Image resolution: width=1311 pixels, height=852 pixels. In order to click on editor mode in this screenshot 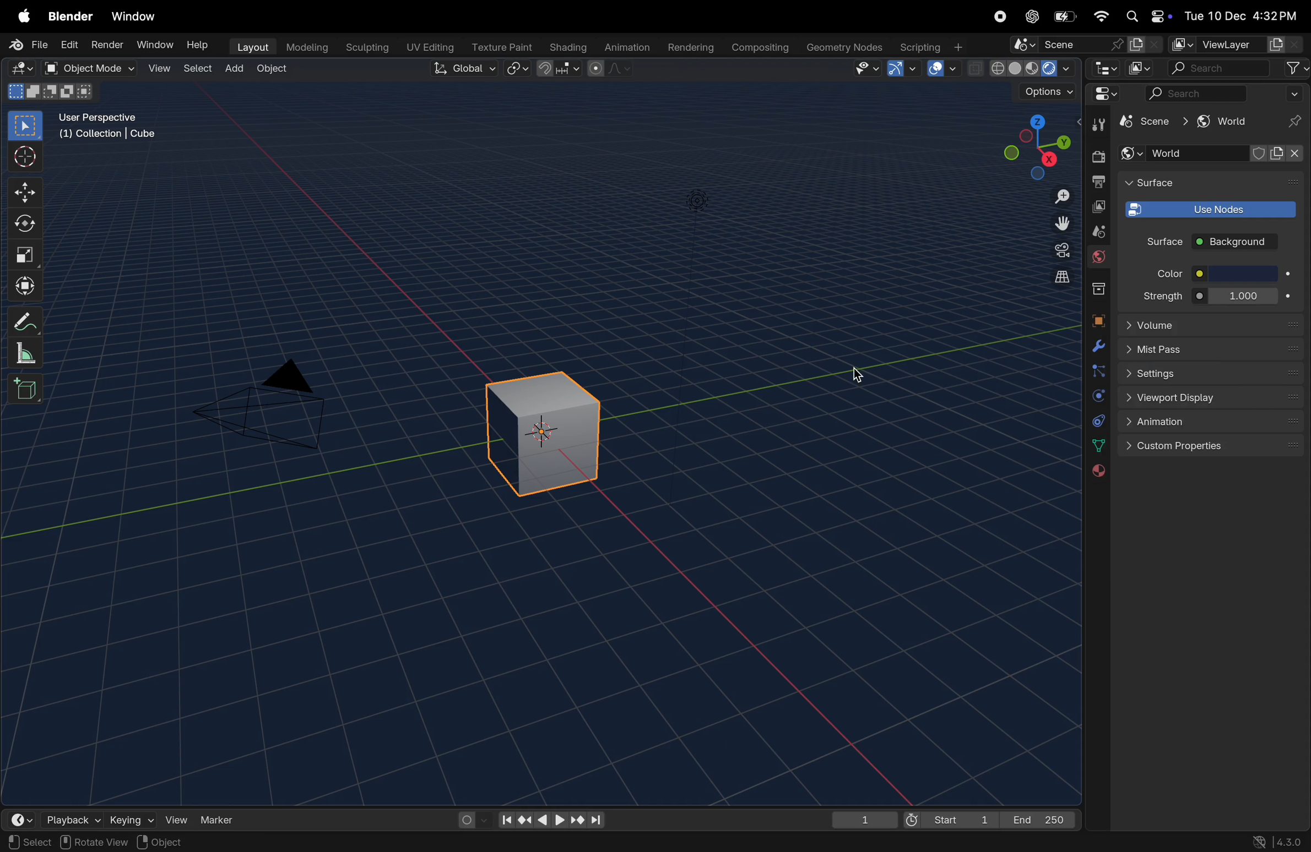, I will do `click(1102, 68)`.